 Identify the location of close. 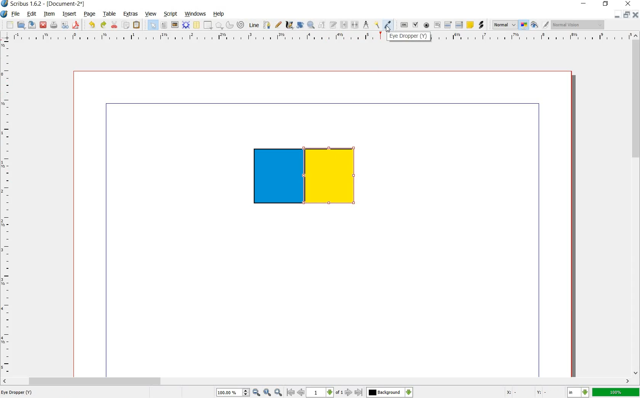
(43, 25).